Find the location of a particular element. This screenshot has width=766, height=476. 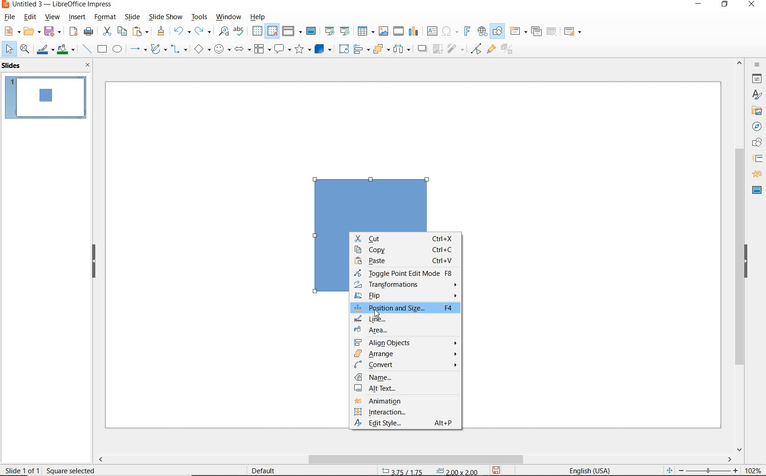

gallery is located at coordinates (757, 110).